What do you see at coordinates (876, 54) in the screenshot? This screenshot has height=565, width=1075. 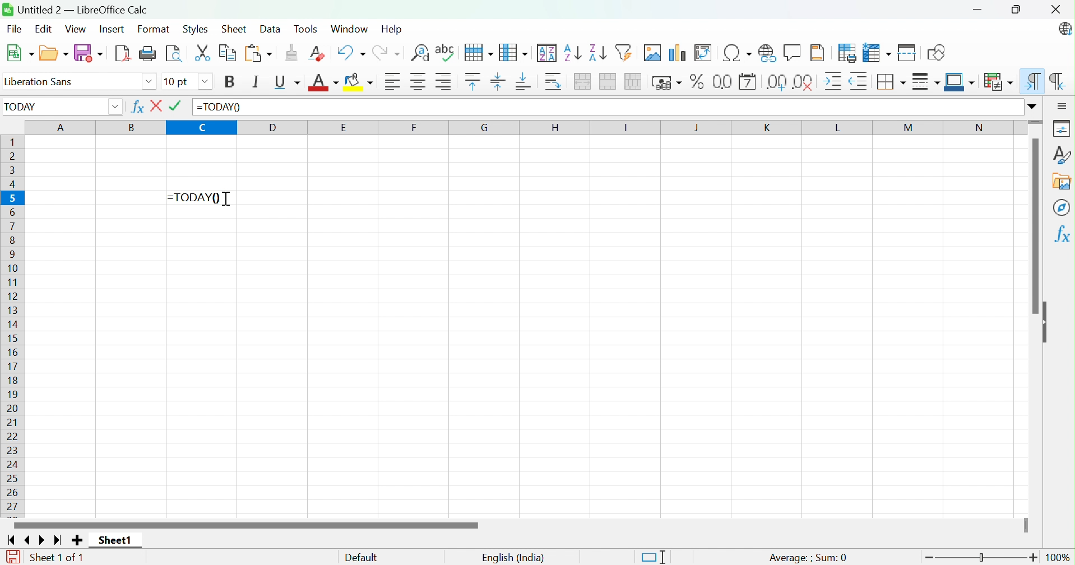 I see `Freeze rows and columns` at bounding box center [876, 54].